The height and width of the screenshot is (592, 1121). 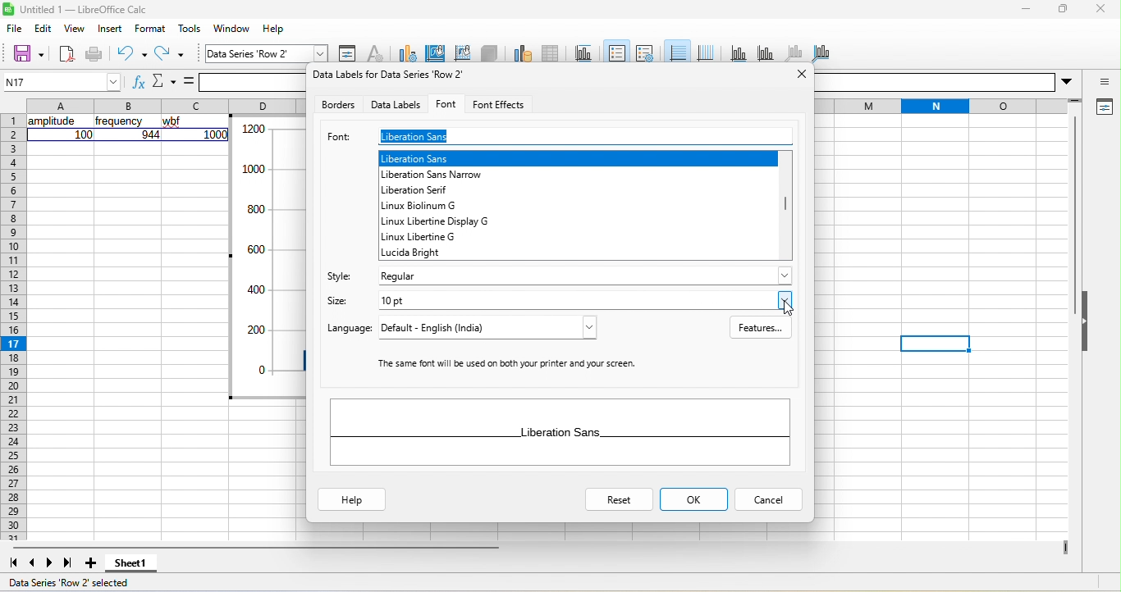 I want to click on data range, so click(x=523, y=52).